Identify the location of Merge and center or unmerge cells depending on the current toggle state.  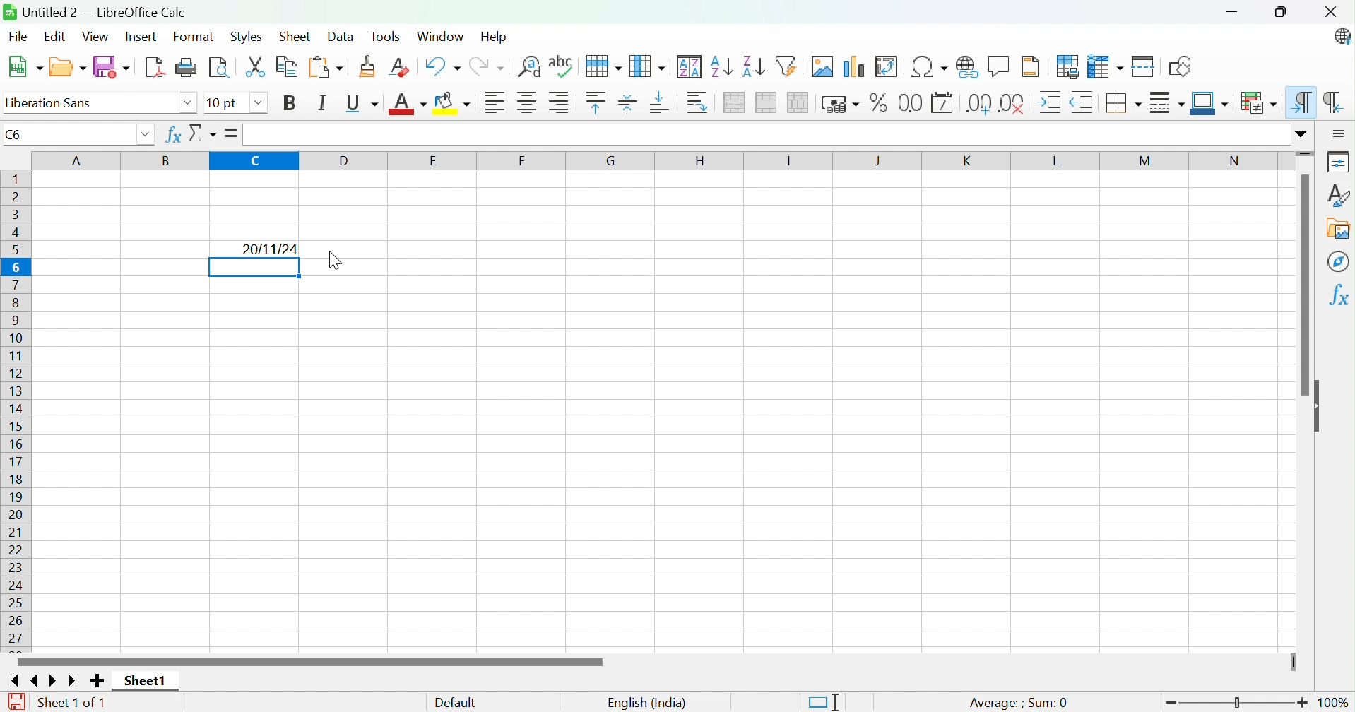
(736, 103).